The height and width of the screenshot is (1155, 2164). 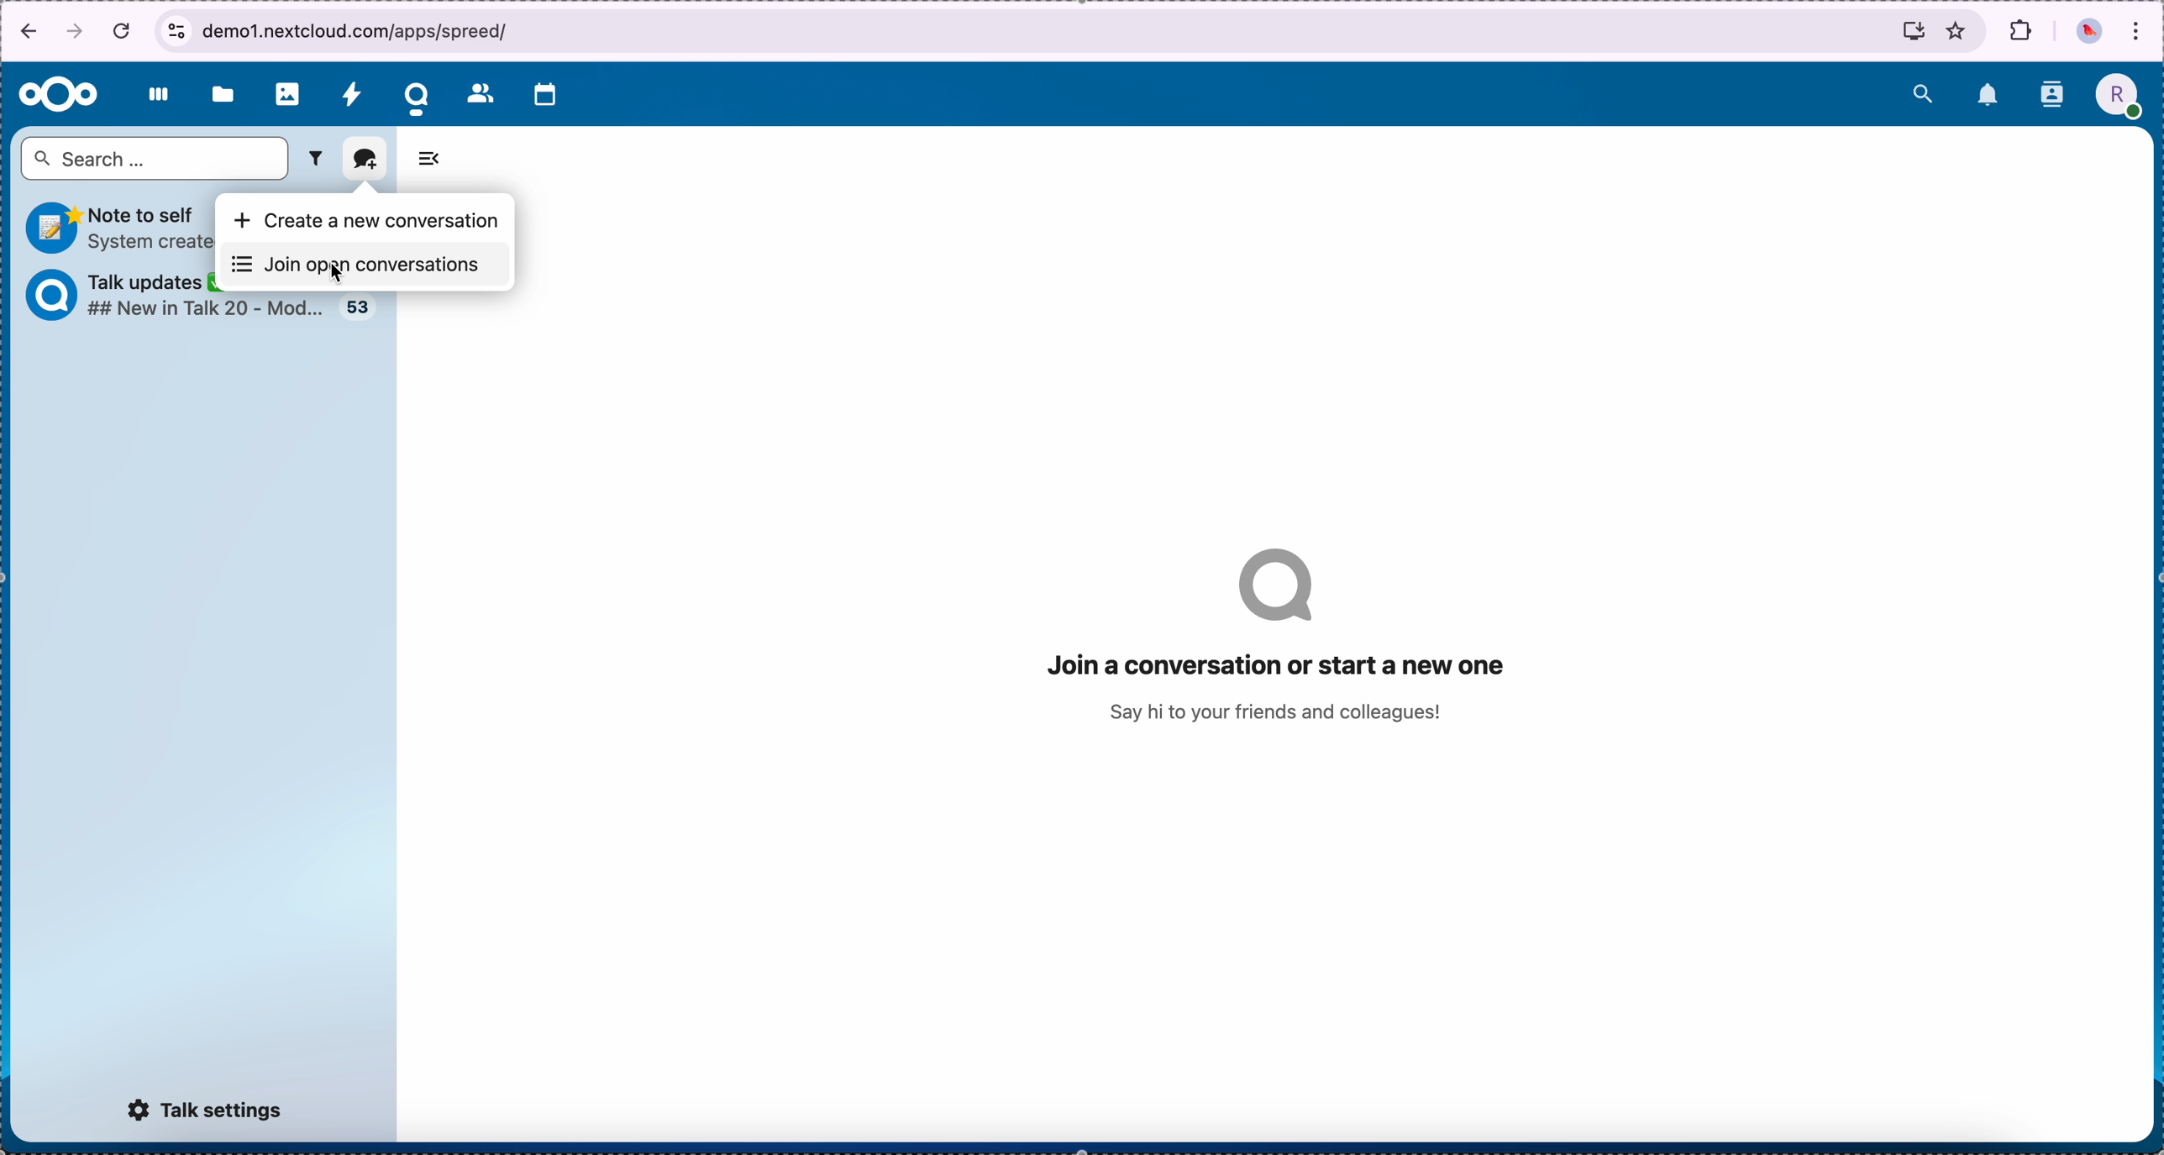 I want to click on + Create a new conversation, so click(x=368, y=214).